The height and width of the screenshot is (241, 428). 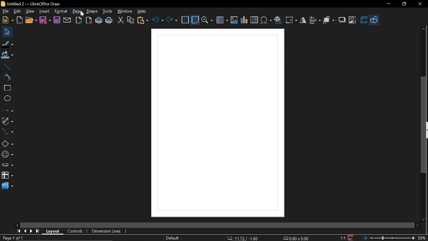 I want to click on Insert hyprelink, so click(x=278, y=20).